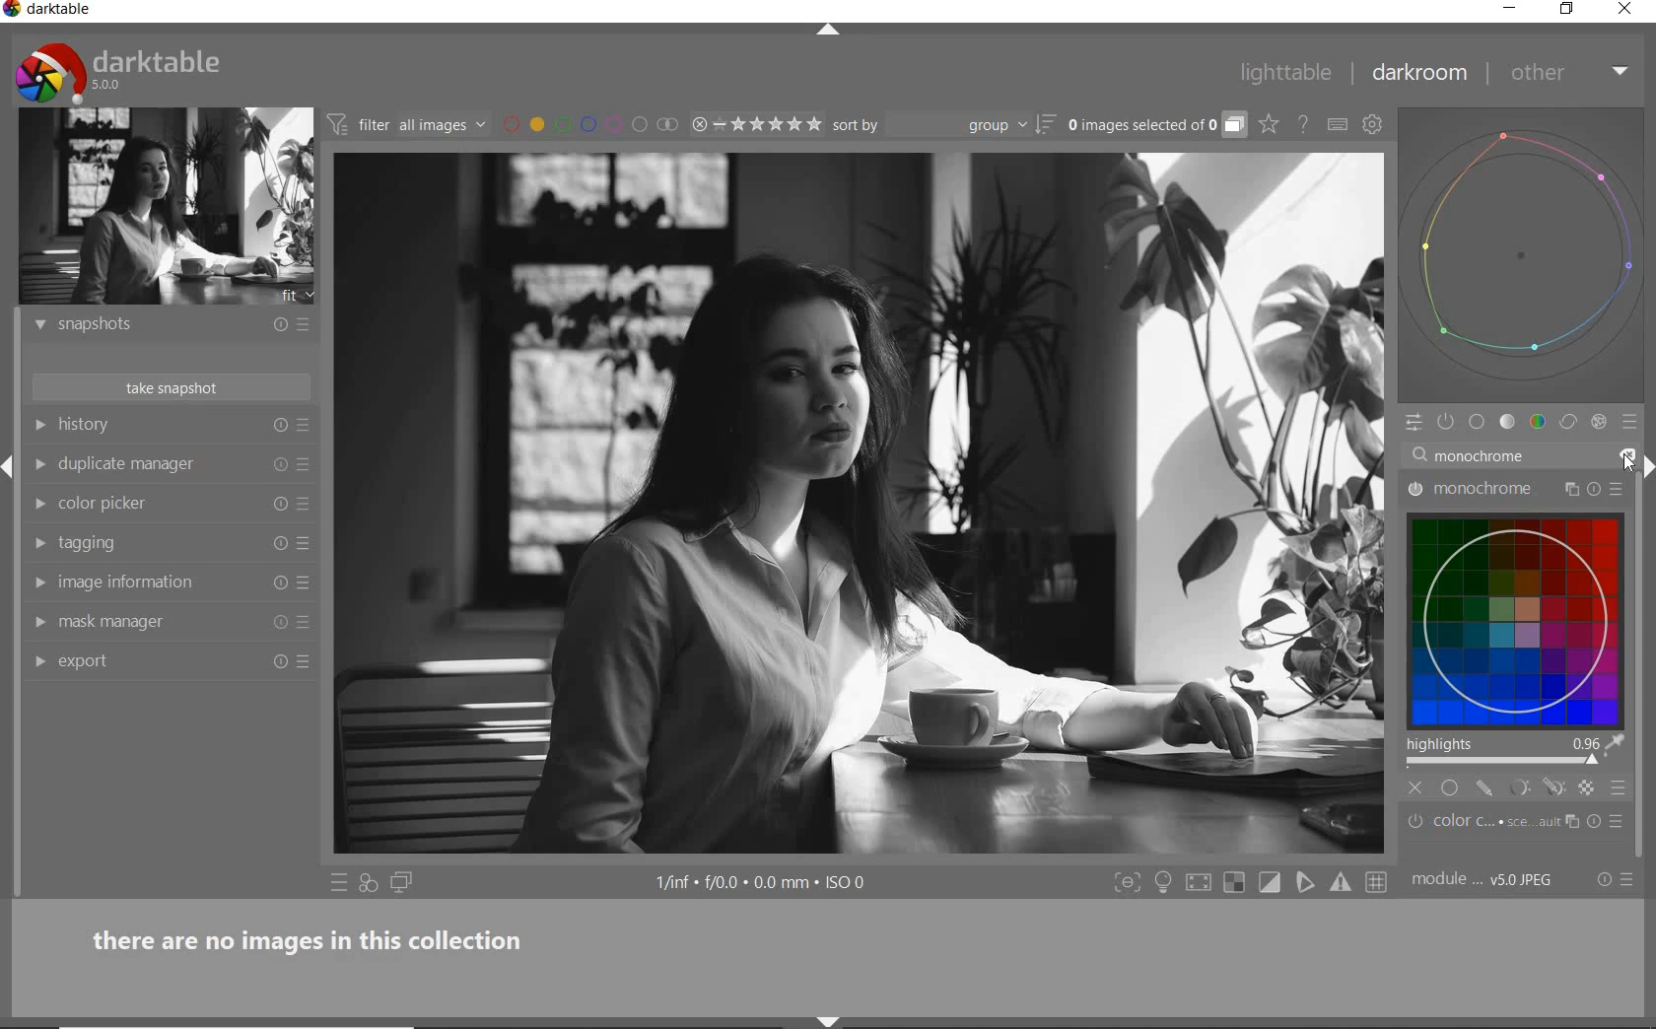  I want to click on sort, so click(942, 125).